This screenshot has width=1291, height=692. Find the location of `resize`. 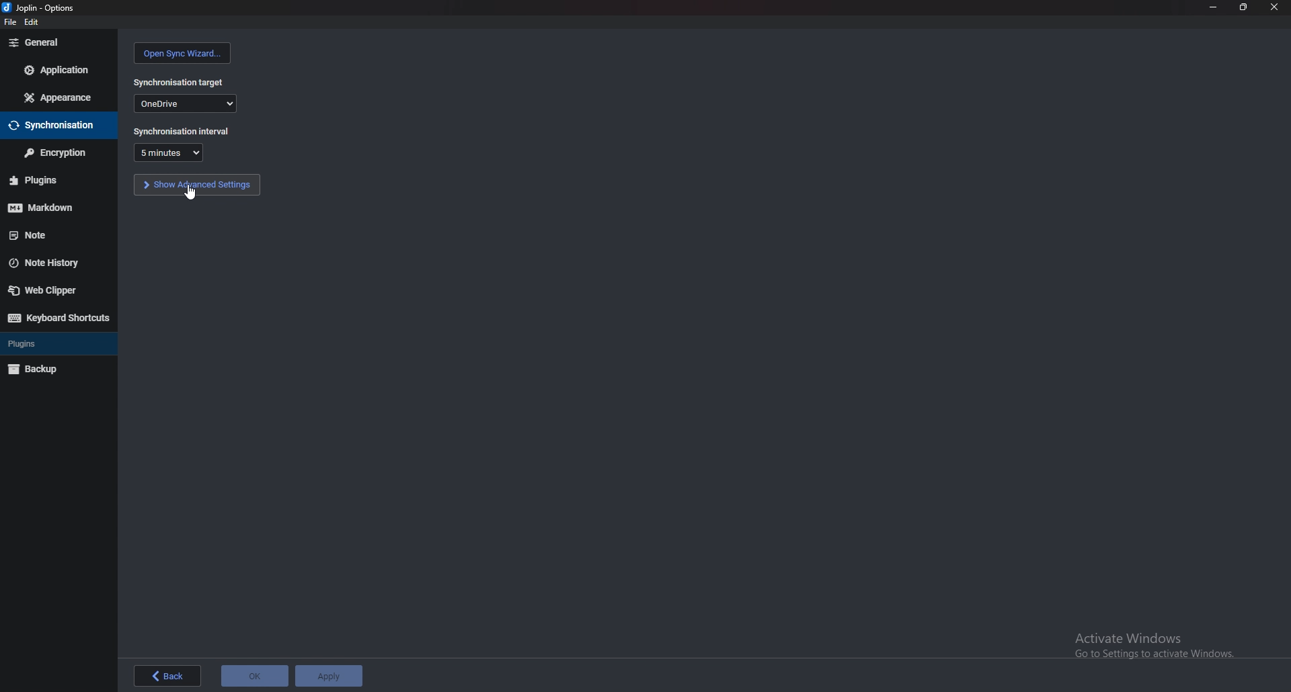

resize is located at coordinates (1242, 7).